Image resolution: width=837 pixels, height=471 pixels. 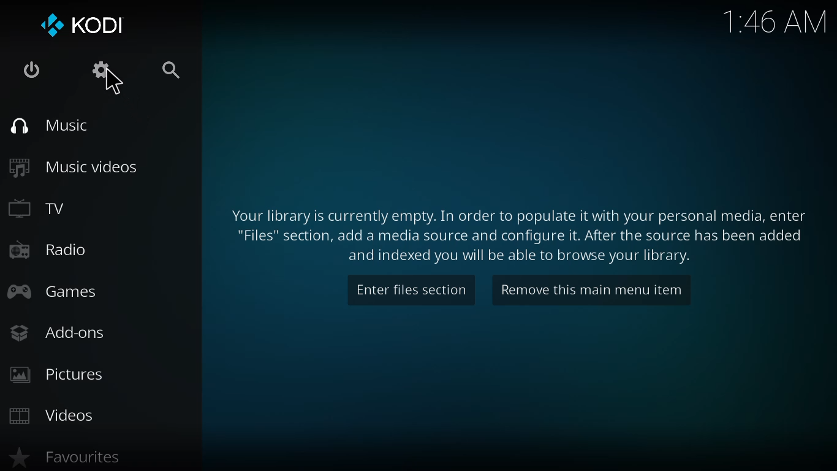 I want to click on kodi, so click(x=83, y=25).